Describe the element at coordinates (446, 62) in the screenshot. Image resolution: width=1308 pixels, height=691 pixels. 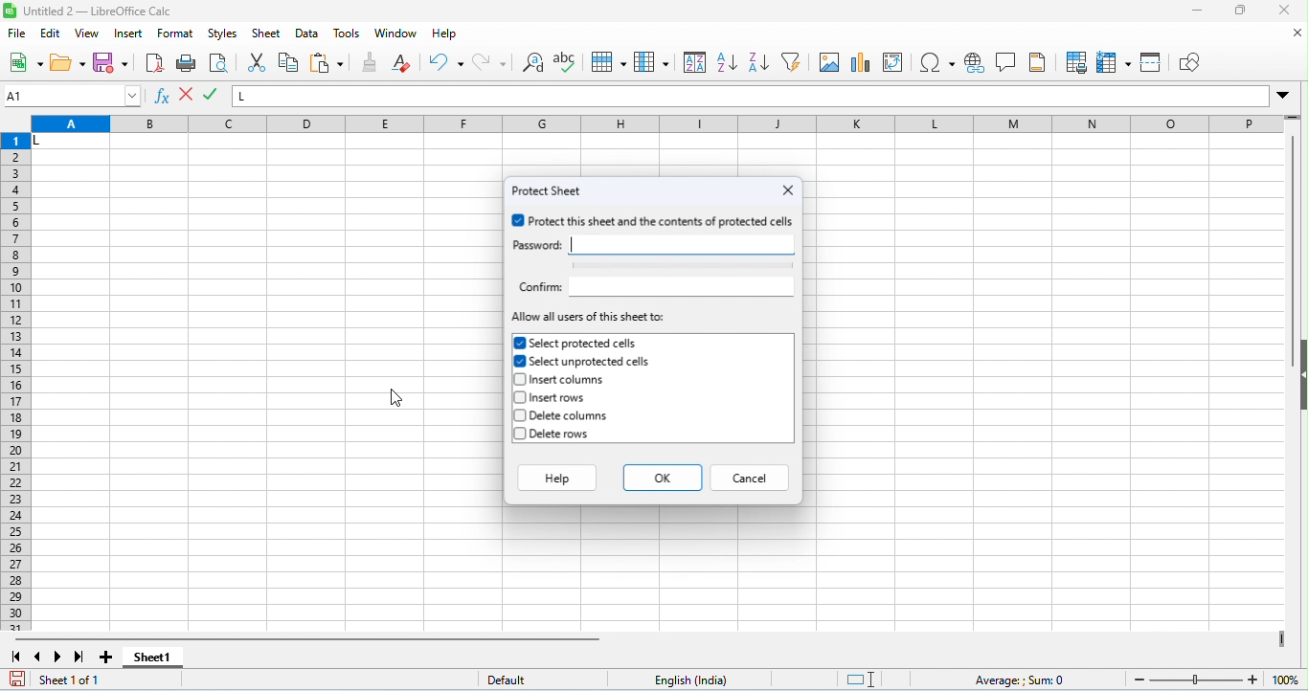
I see `undo ` at that location.